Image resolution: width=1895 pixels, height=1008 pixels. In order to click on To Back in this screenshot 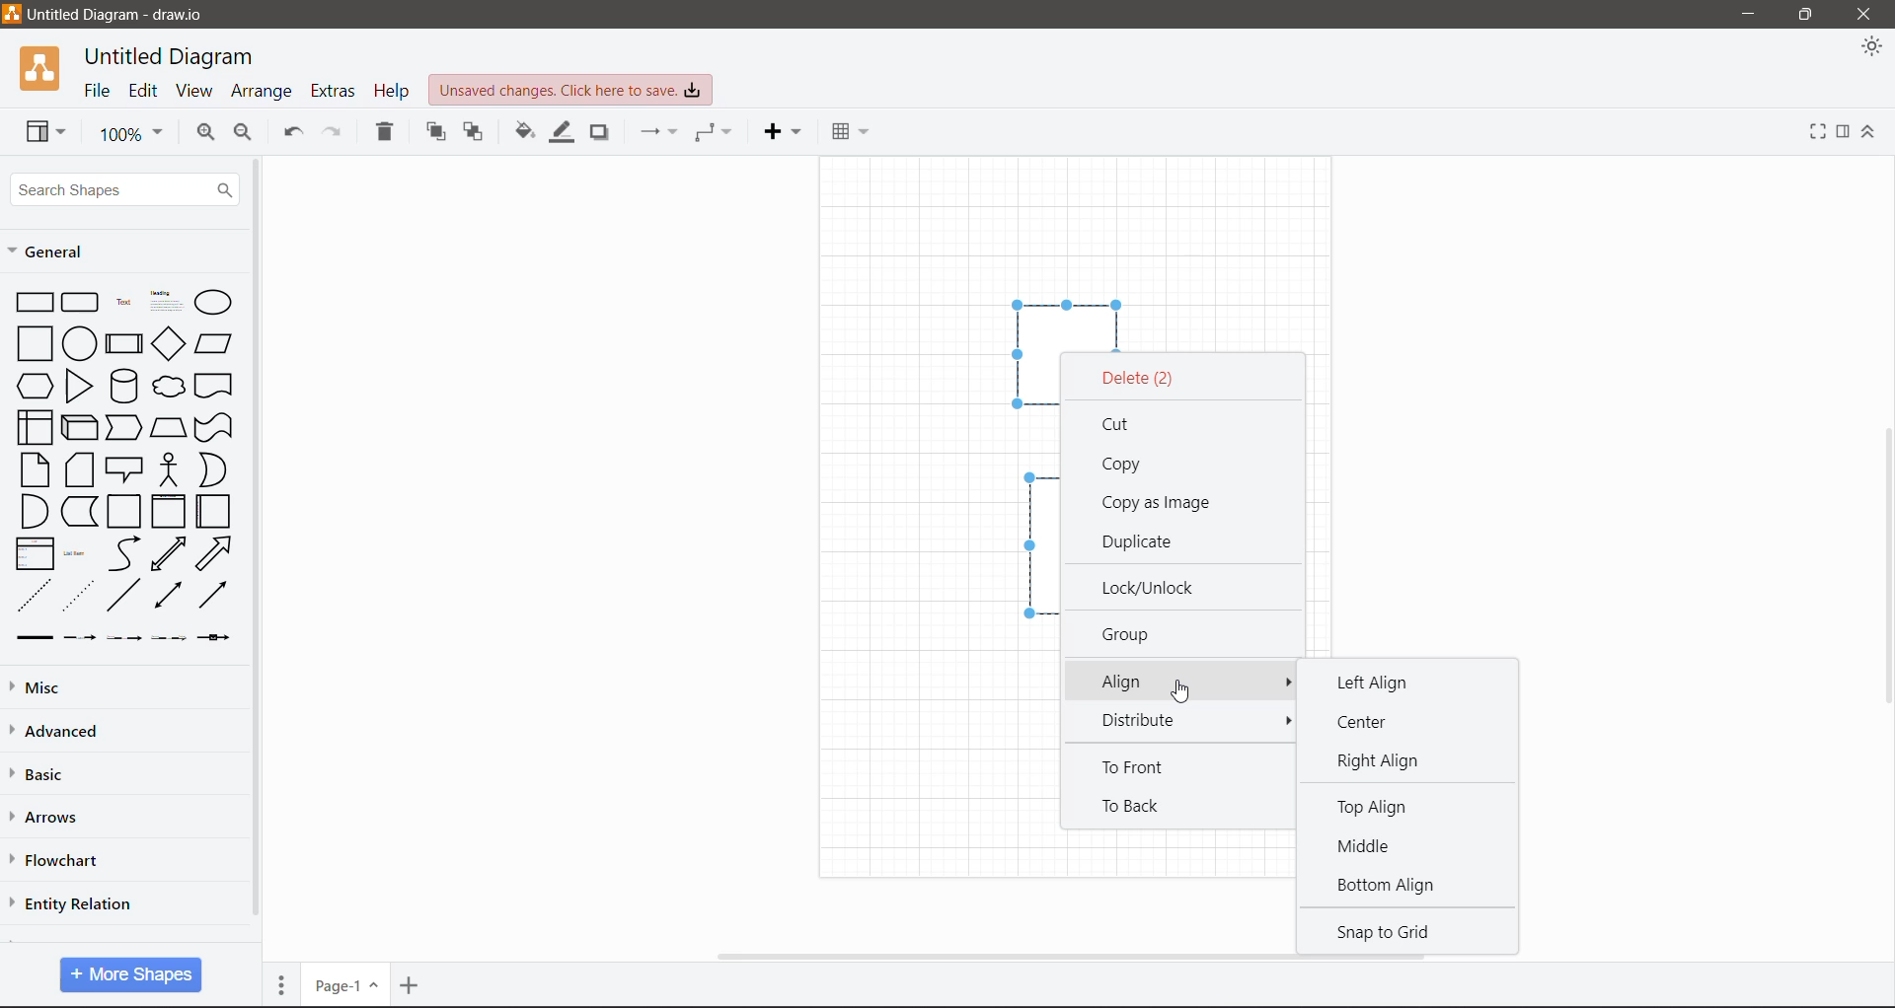, I will do `click(472, 133)`.